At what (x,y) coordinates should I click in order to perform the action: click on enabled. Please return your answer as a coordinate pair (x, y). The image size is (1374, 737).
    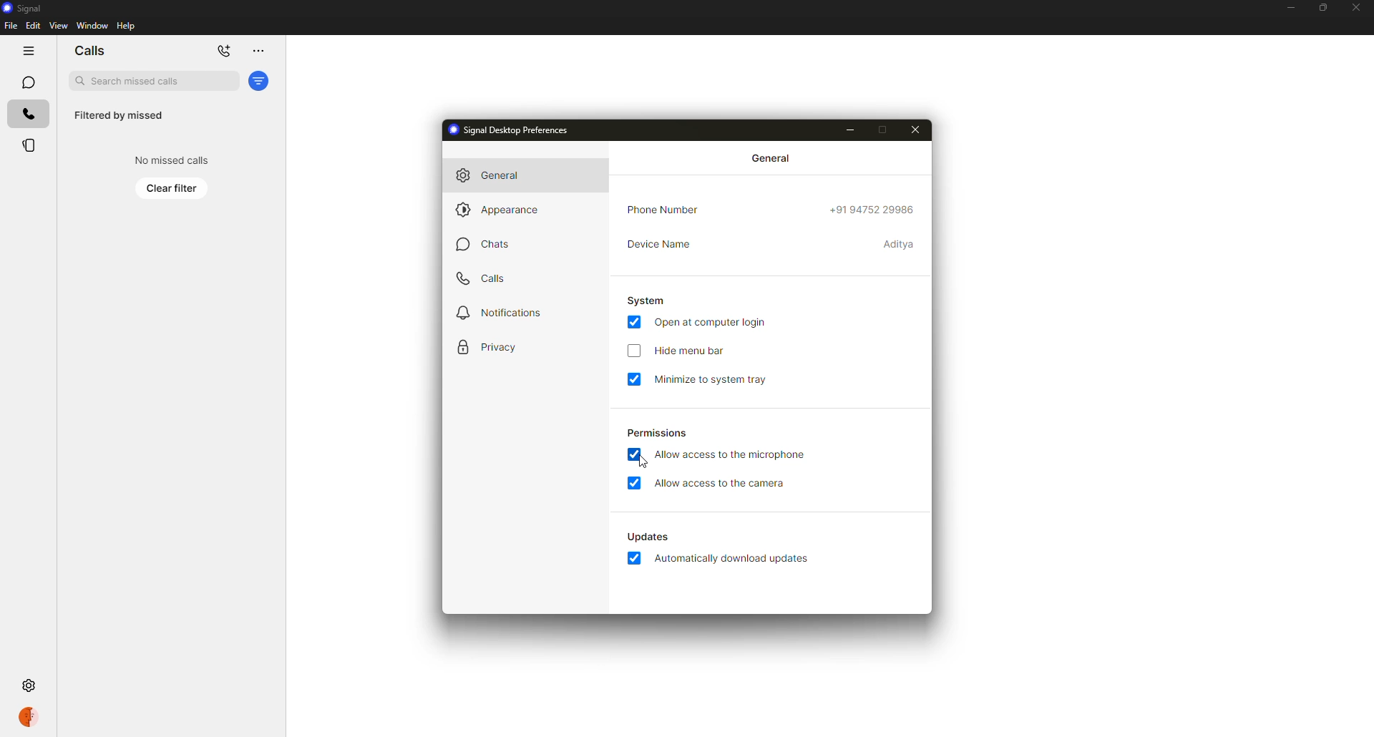
    Looking at the image, I should click on (634, 322).